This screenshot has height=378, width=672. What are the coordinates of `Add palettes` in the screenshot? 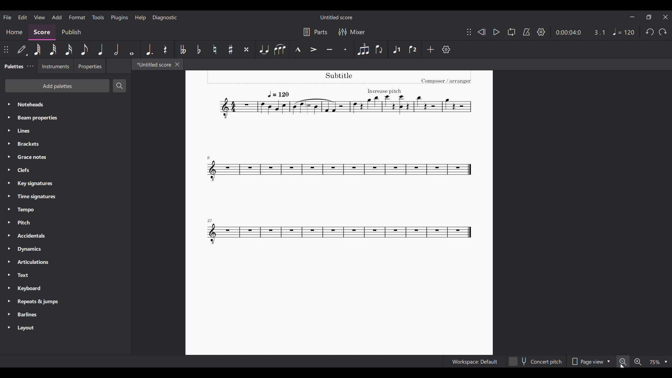 It's located at (57, 85).